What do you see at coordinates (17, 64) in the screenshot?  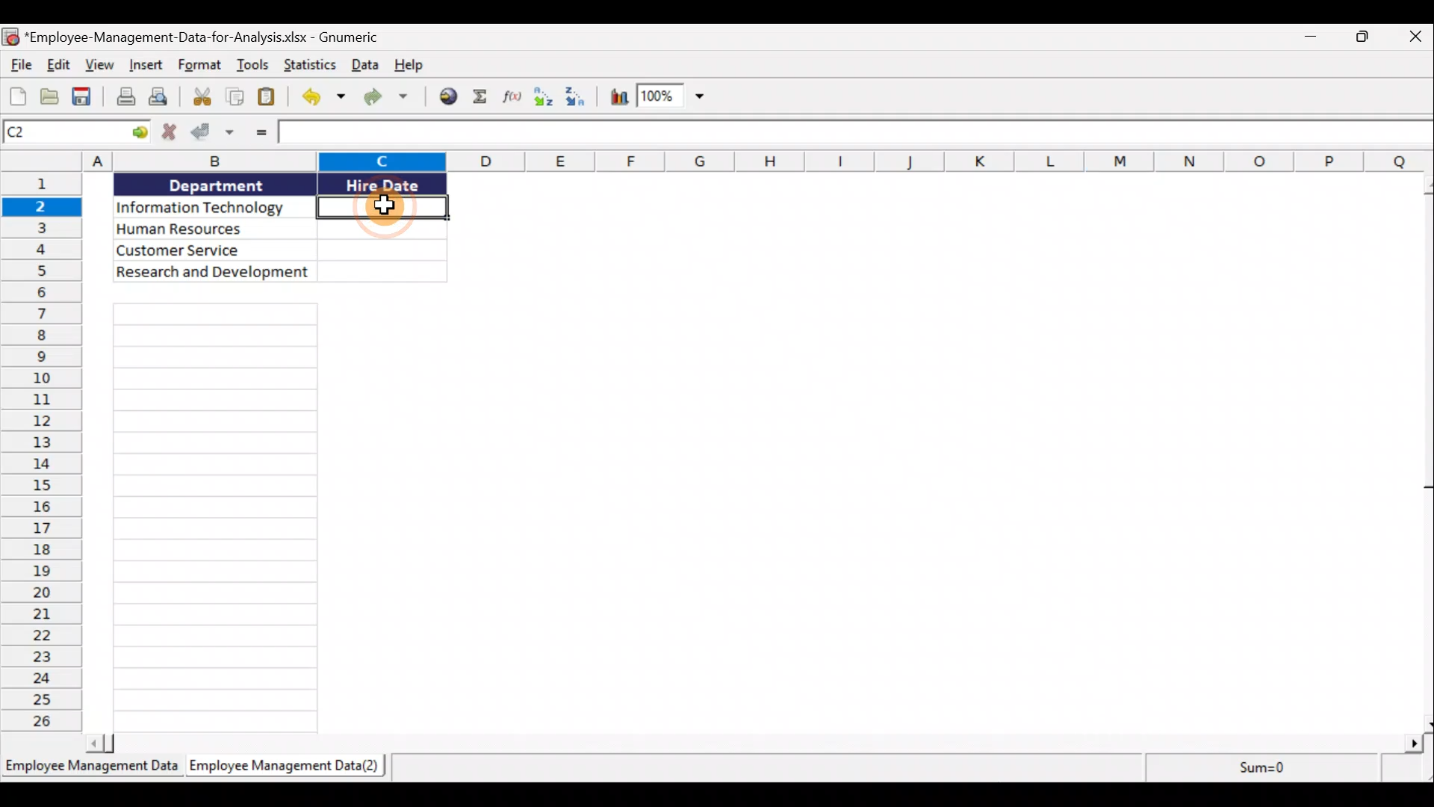 I see `File` at bounding box center [17, 64].